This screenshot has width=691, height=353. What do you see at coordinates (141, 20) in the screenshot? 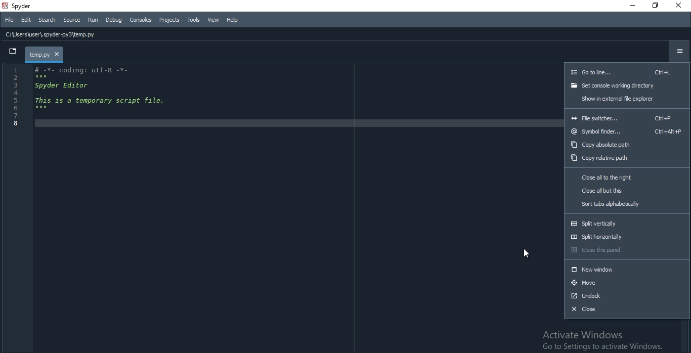
I see `Consoles` at bounding box center [141, 20].